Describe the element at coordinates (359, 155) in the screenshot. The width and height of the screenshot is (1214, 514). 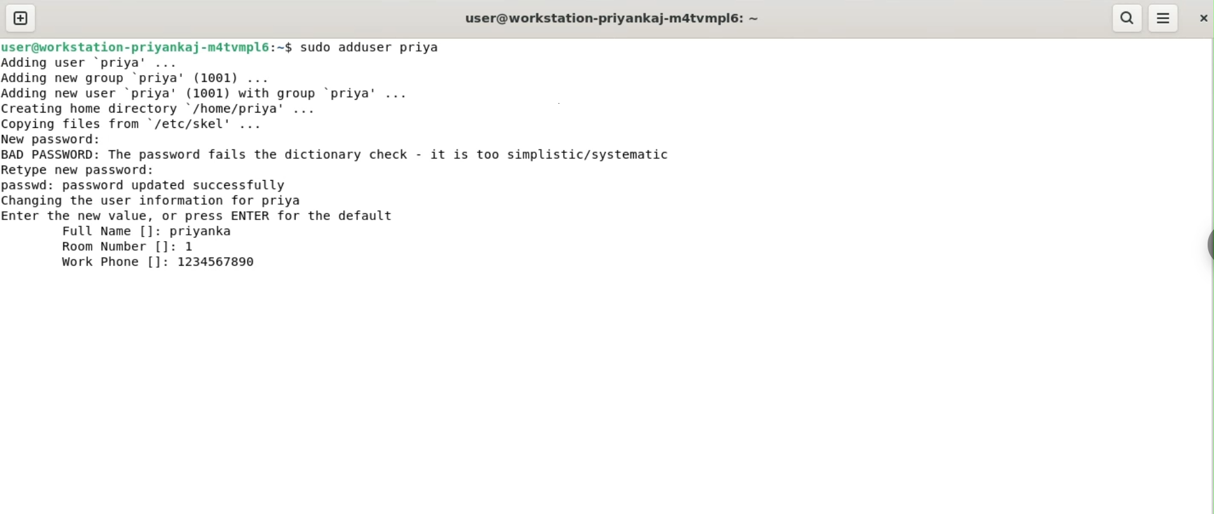
I see `BAD PASSWORD: The password fails the dictionary check. it is too simplistic/systematic` at that location.